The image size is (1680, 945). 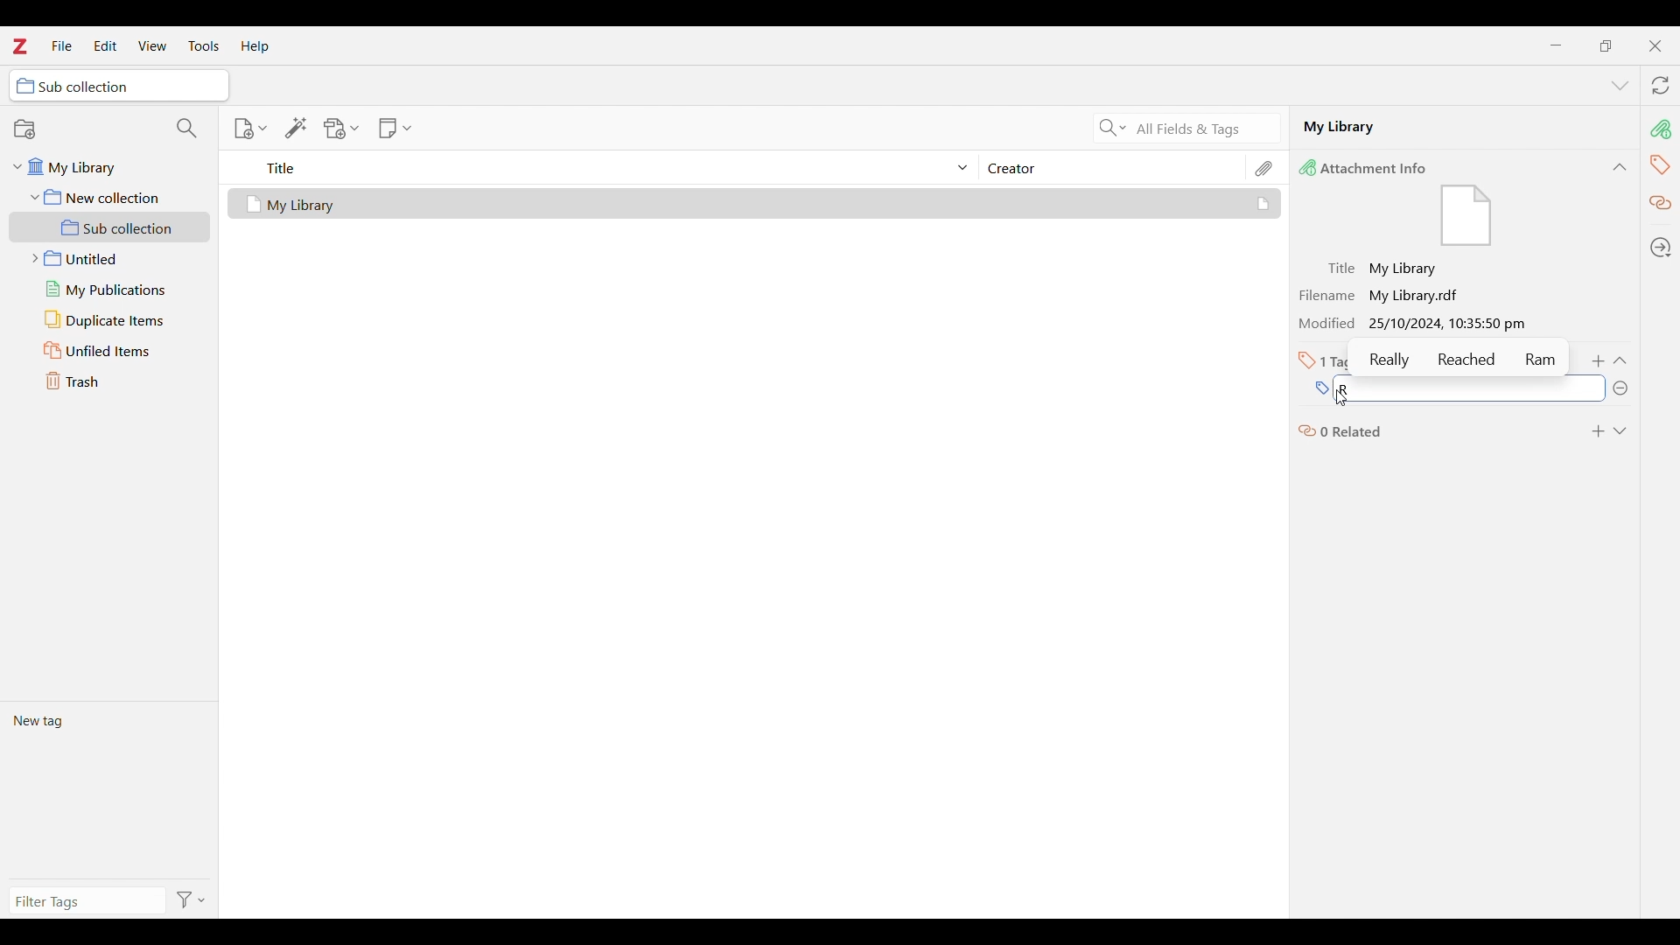 I want to click on Sort title column, so click(x=609, y=167).